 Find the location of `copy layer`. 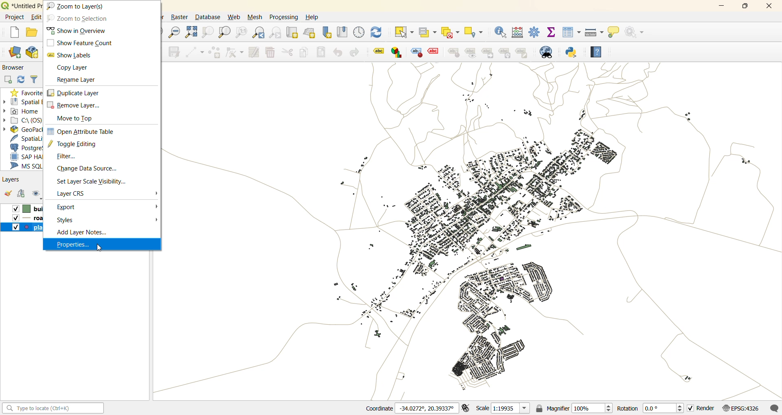

copy layer is located at coordinates (74, 68).